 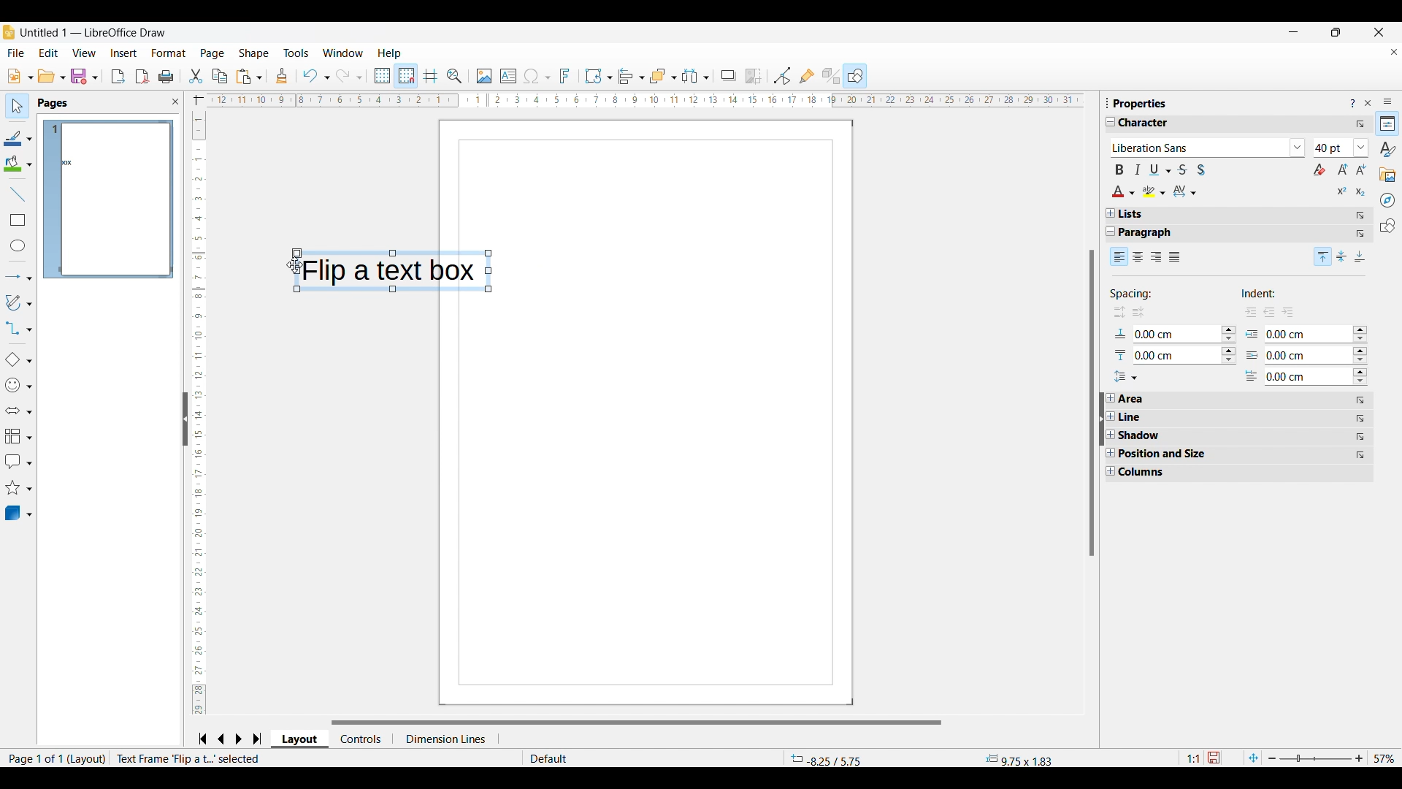 I want to click on File menu, so click(x=15, y=53).